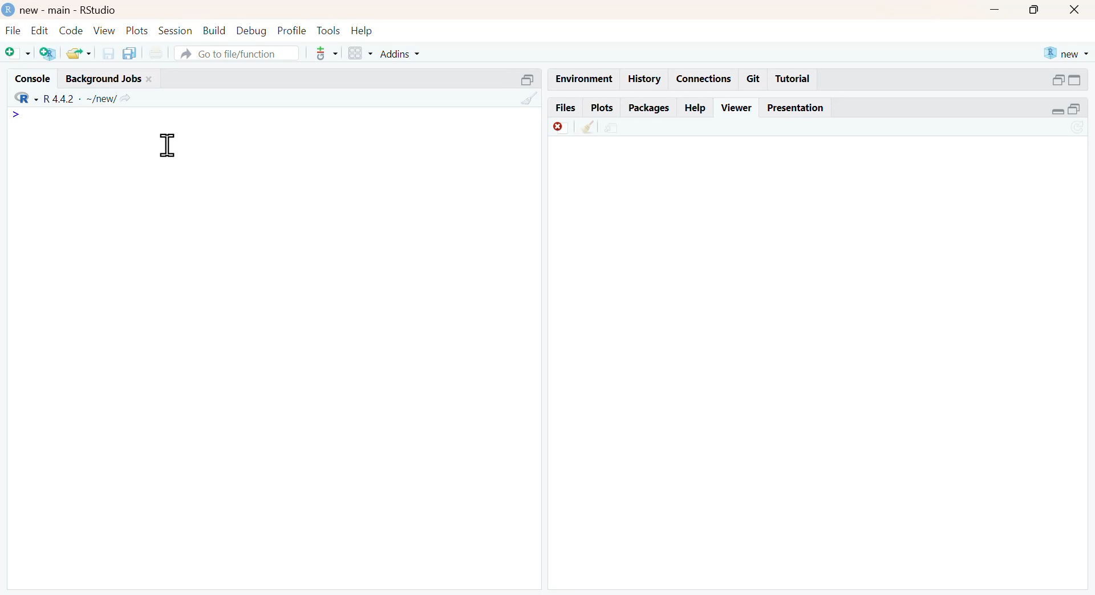  I want to click on enviornment, so click(585, 78).